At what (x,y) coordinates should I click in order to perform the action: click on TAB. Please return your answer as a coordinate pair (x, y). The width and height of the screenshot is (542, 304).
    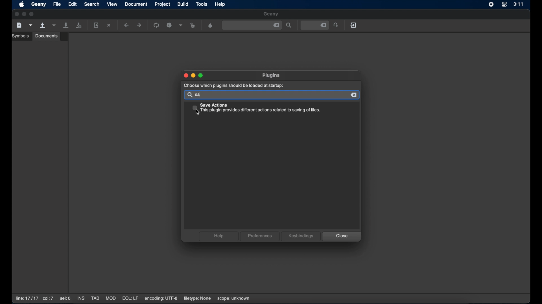
    Looking at the image, I should click on (95, 298).